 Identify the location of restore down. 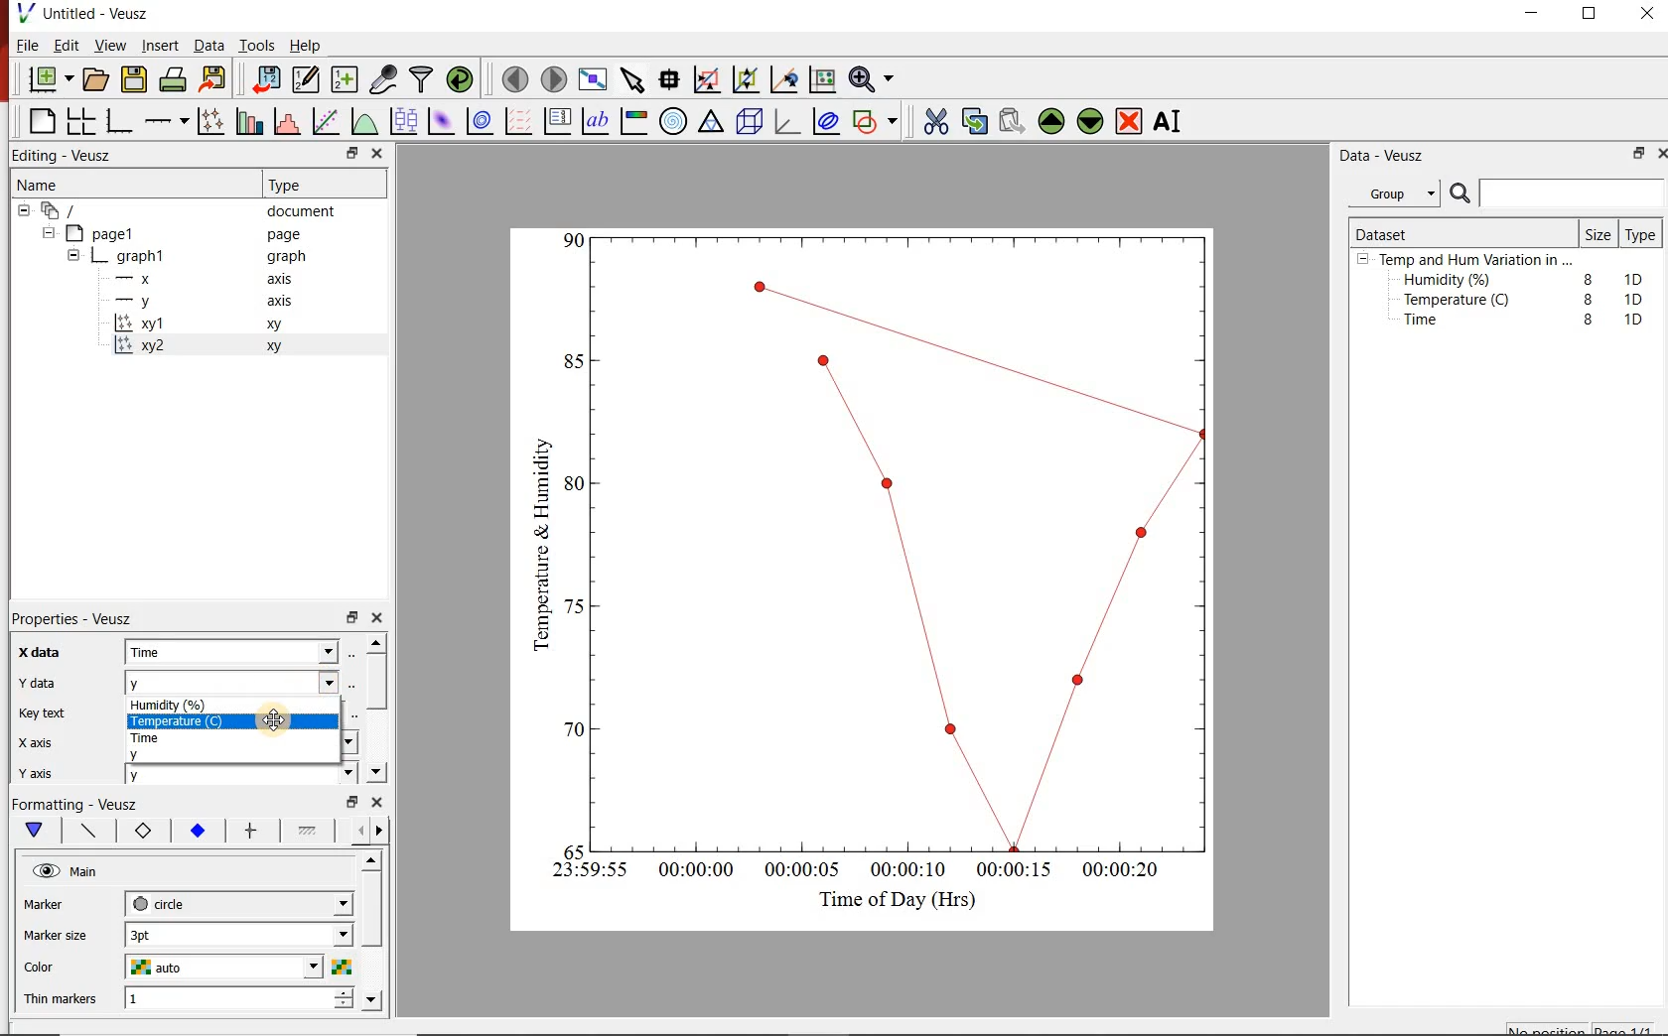
(350, 618).